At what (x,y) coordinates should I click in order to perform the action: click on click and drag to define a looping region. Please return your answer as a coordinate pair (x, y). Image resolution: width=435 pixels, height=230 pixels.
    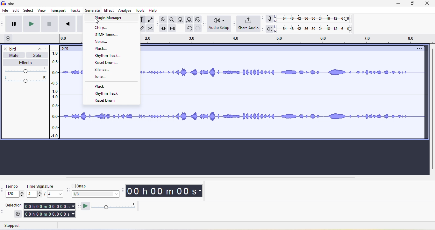
    Looking at the image, I should click on (286, 40).